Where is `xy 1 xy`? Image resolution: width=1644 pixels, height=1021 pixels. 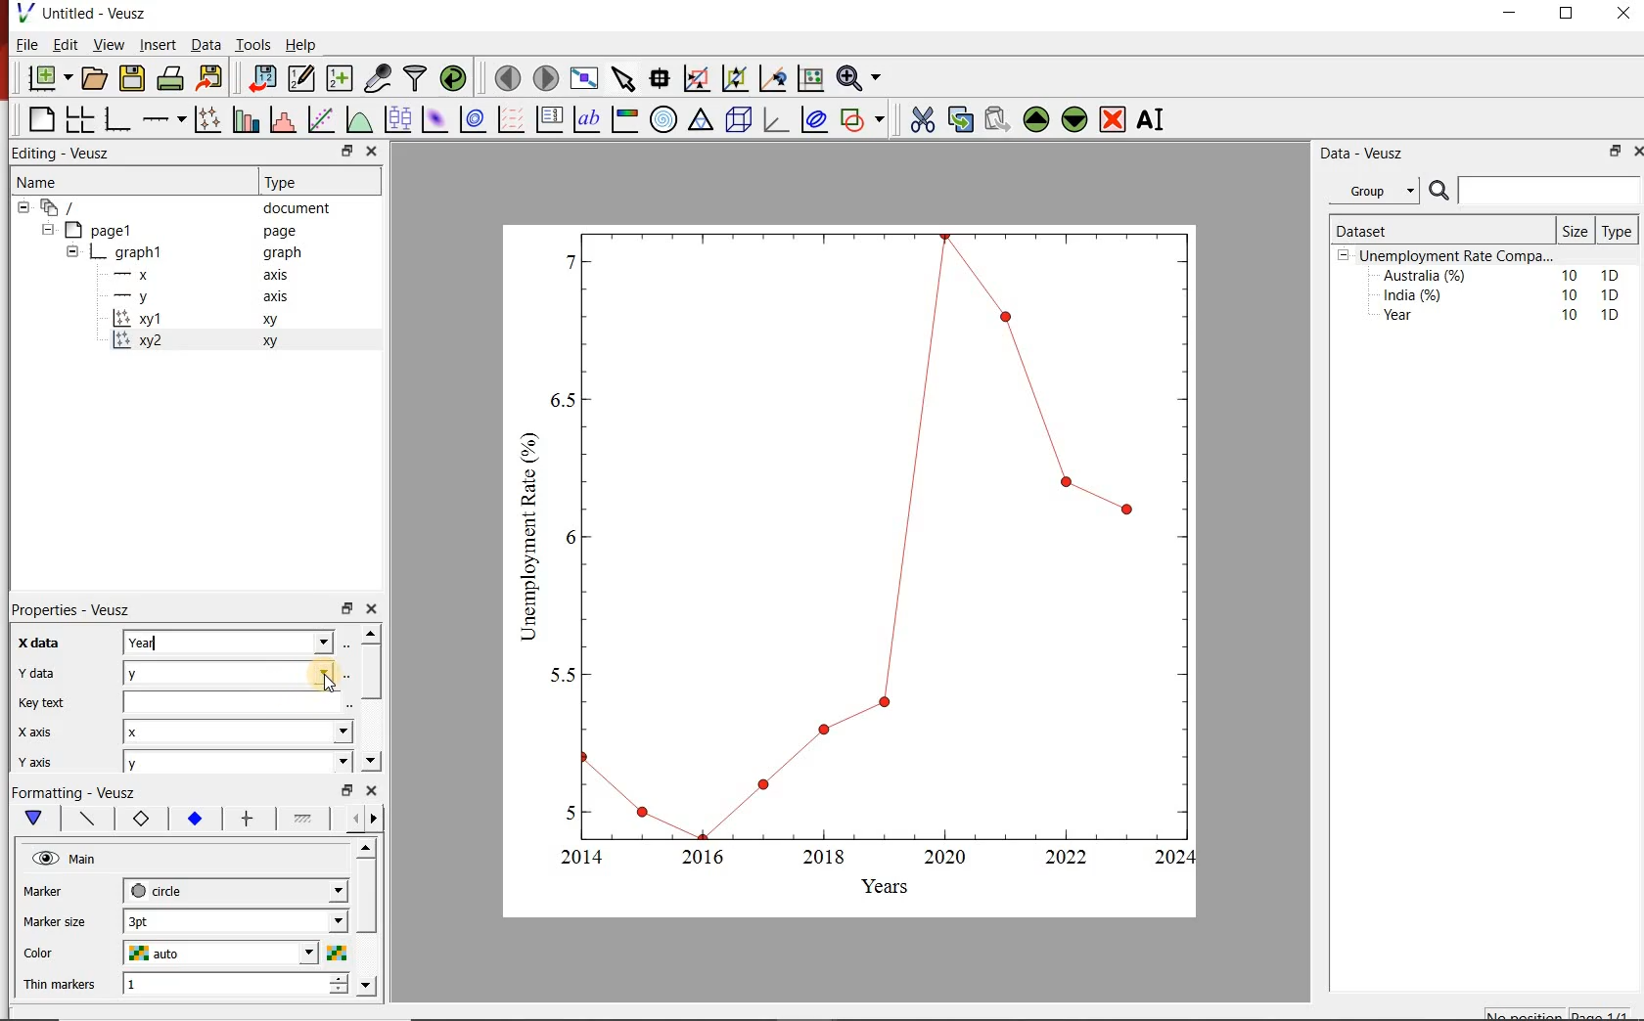 xy 1 xy is located at coordinates (230, 319).